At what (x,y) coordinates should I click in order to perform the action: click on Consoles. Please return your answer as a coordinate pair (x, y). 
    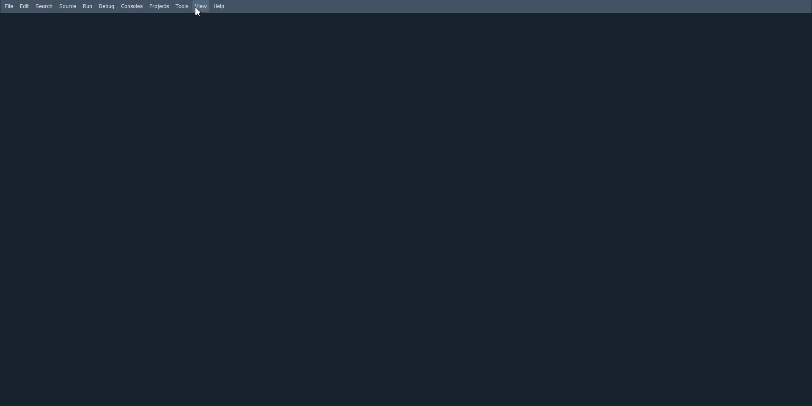
    Looking at the image, I should click on (132, 6).